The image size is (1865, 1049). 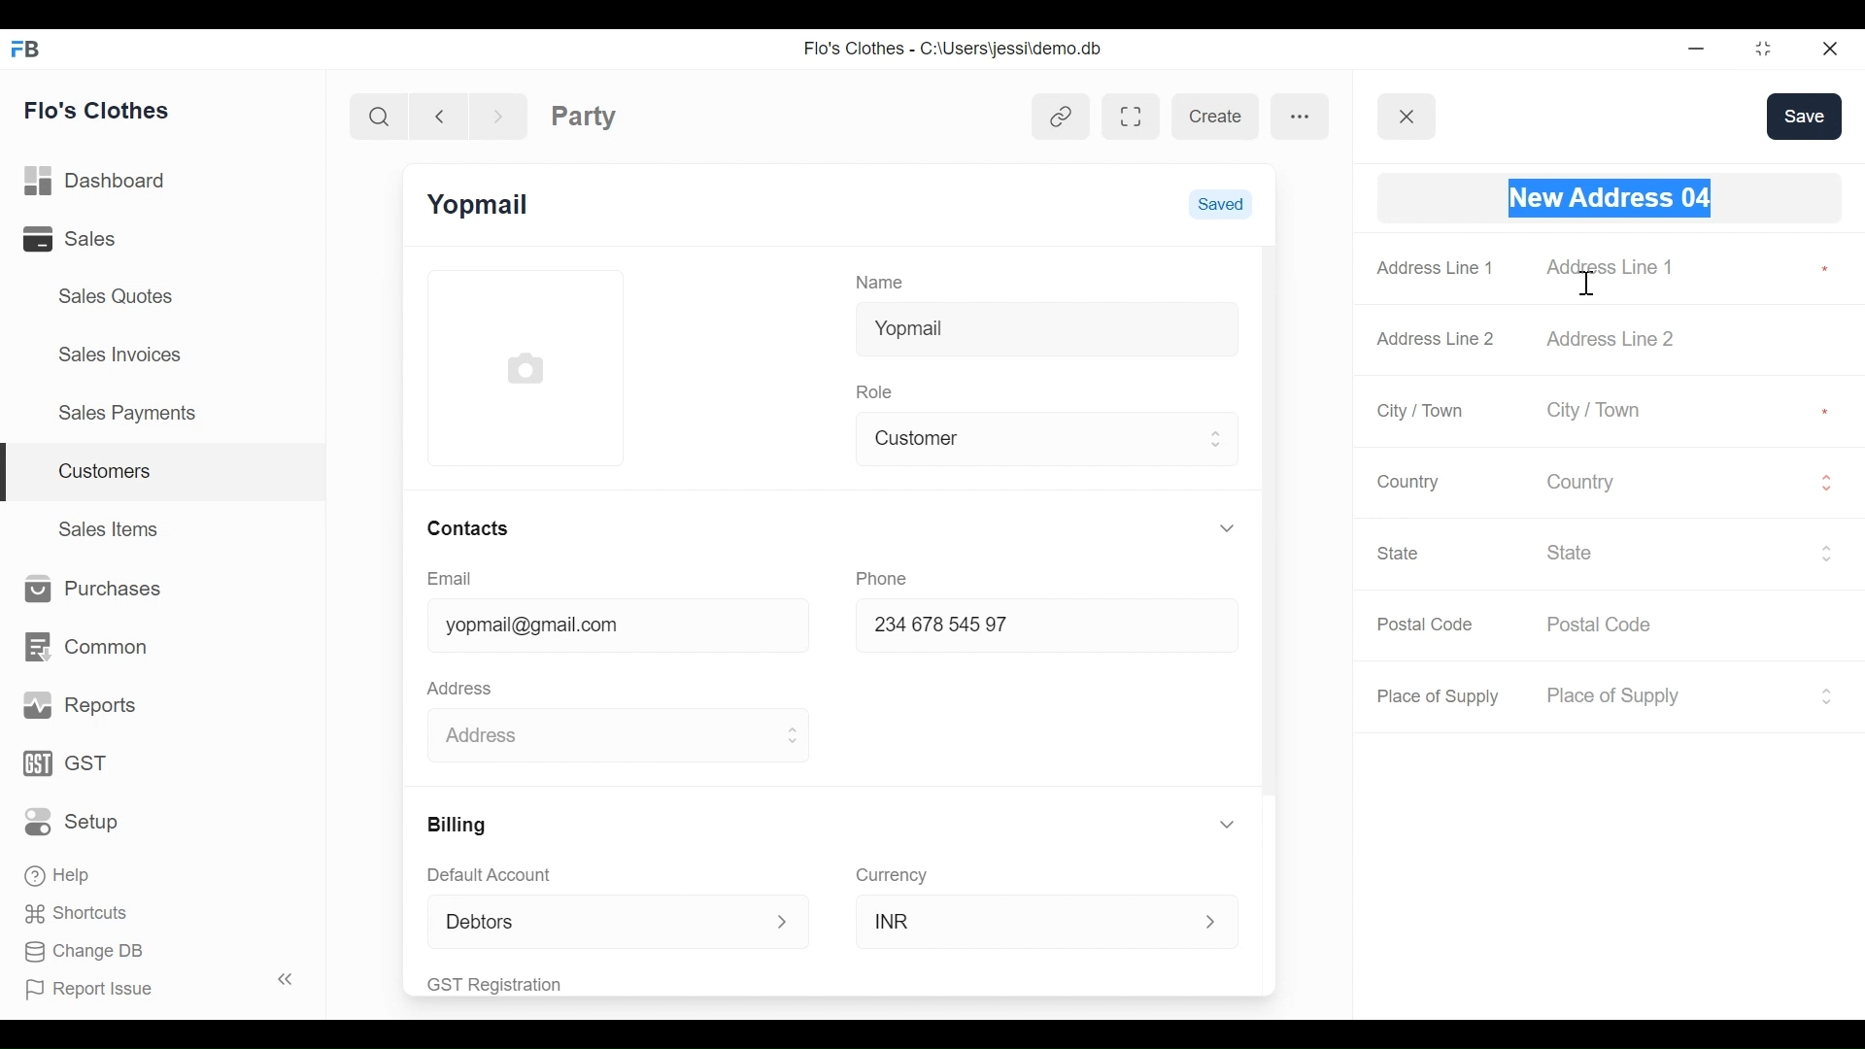 I want to click on Email, so click(x=451, y=579).